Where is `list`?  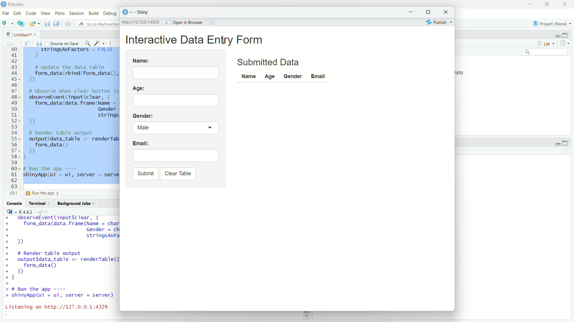 list is located at coordinates (545, 44).